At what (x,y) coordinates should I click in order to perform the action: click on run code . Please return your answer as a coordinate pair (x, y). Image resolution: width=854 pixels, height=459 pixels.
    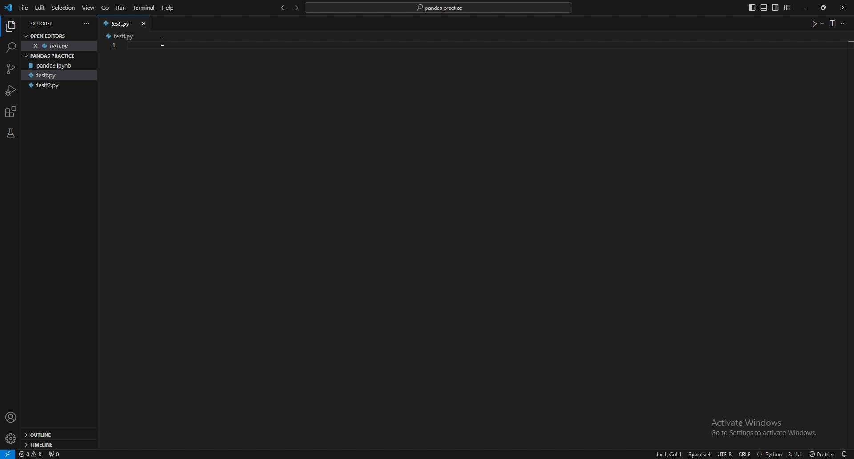
    Looking at the image, I should click on (817, 24).